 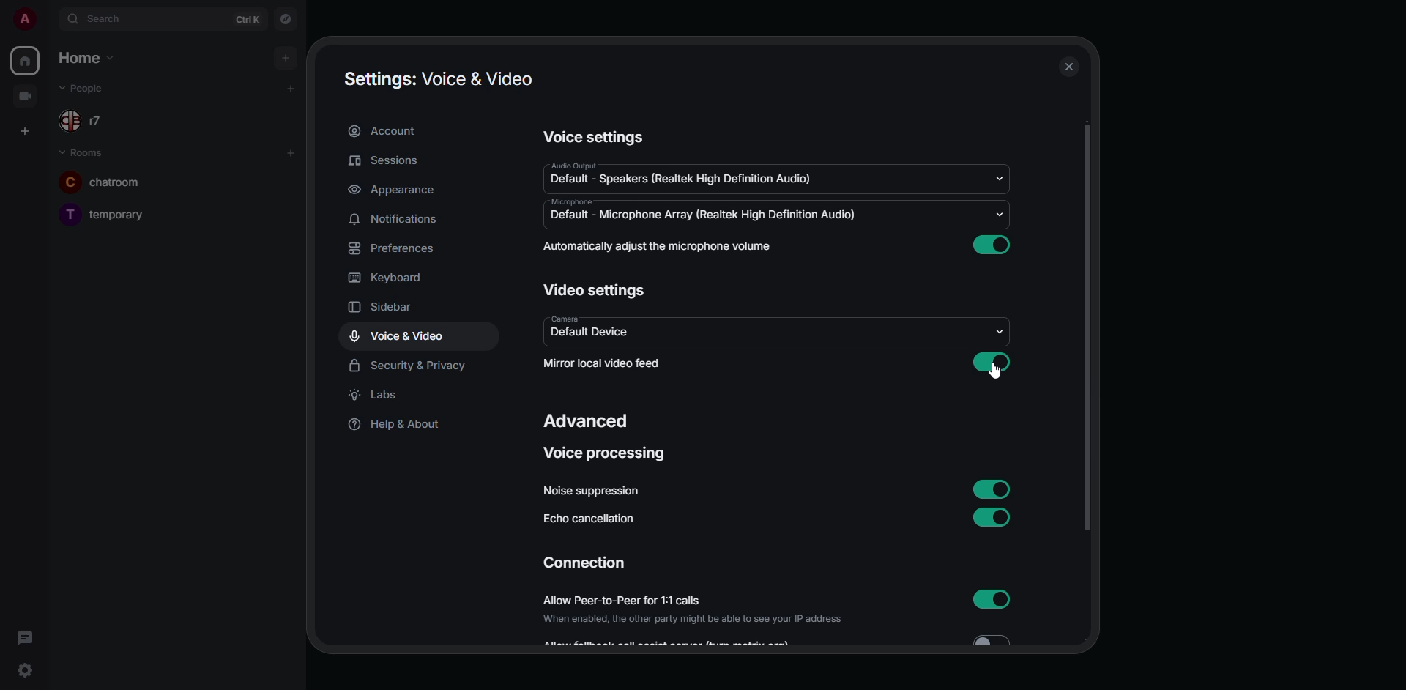 I want to click on notifications, so click(x=401, y=219).